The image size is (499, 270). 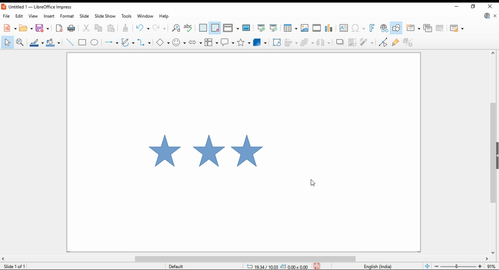 I want to click on fit page to window, so click(x=428, y=266).